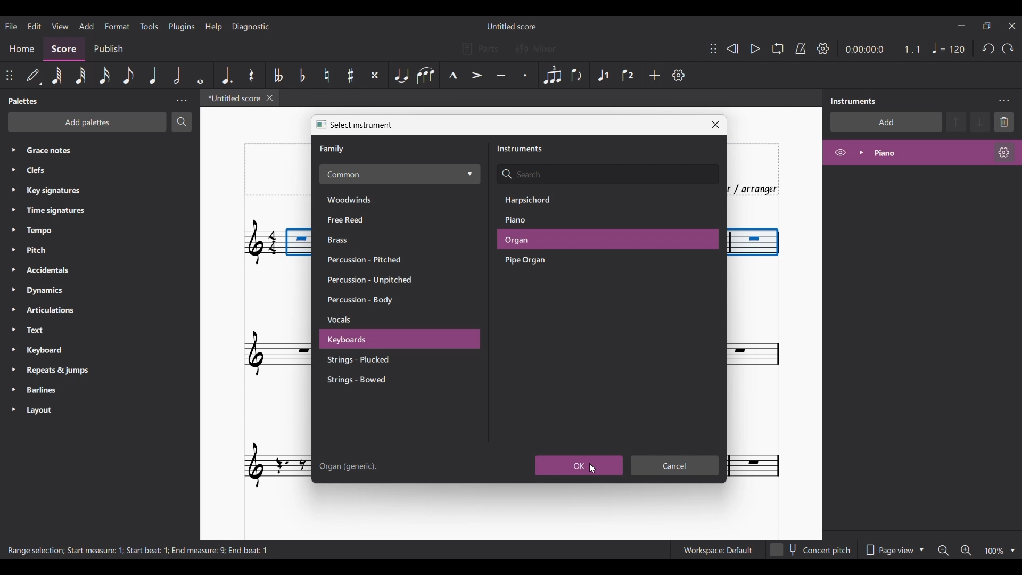 The image size is (1022, 575). I want to click on Piano settings, so click(1004, 152).